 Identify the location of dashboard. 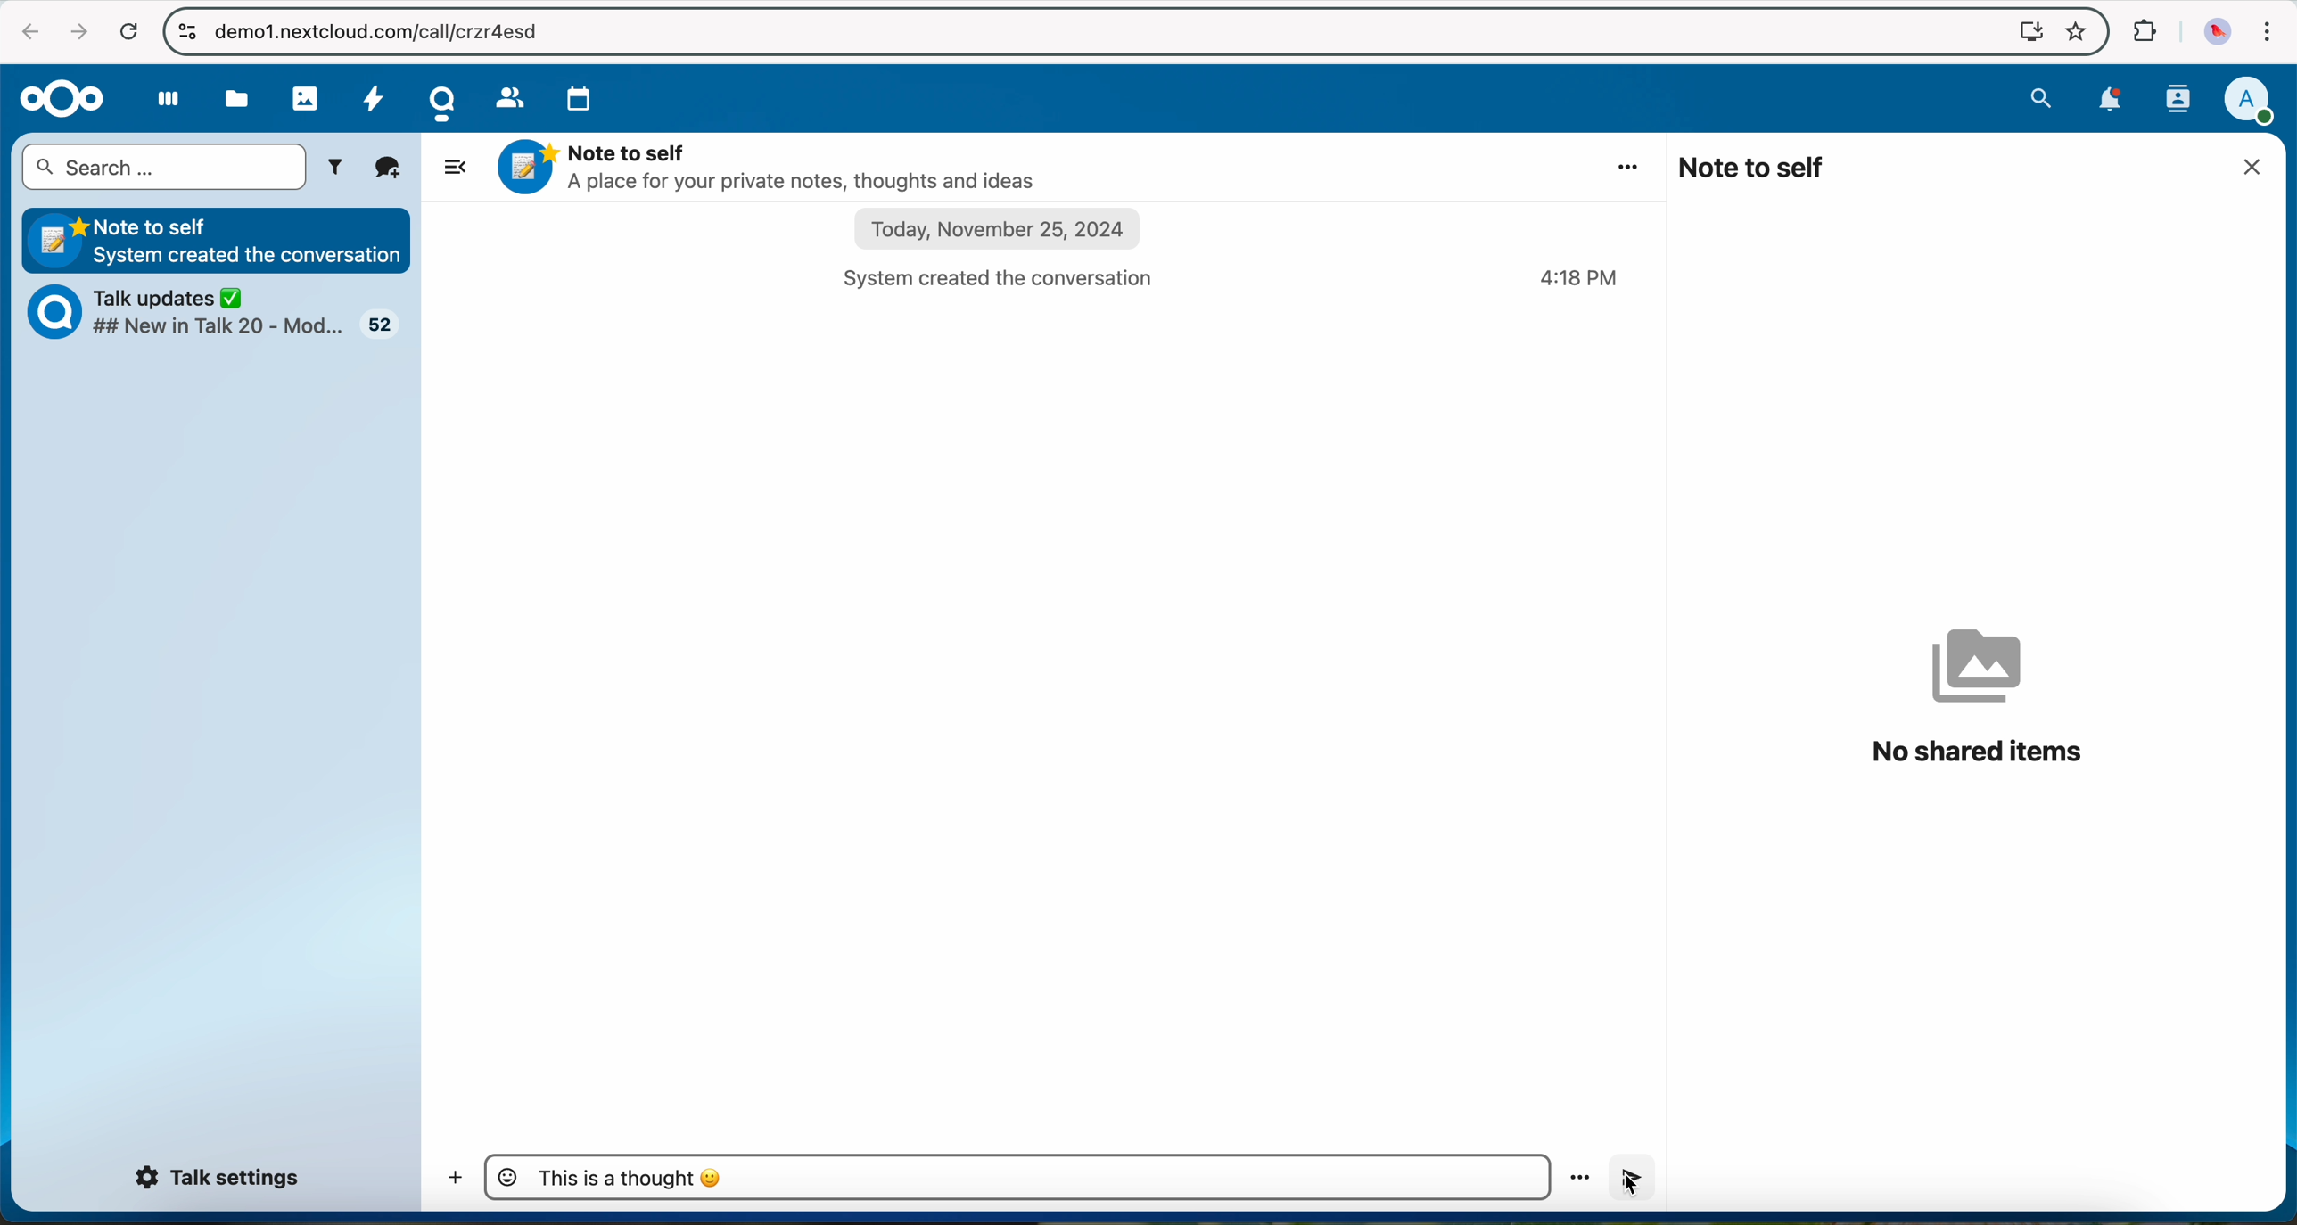
(160, 104).